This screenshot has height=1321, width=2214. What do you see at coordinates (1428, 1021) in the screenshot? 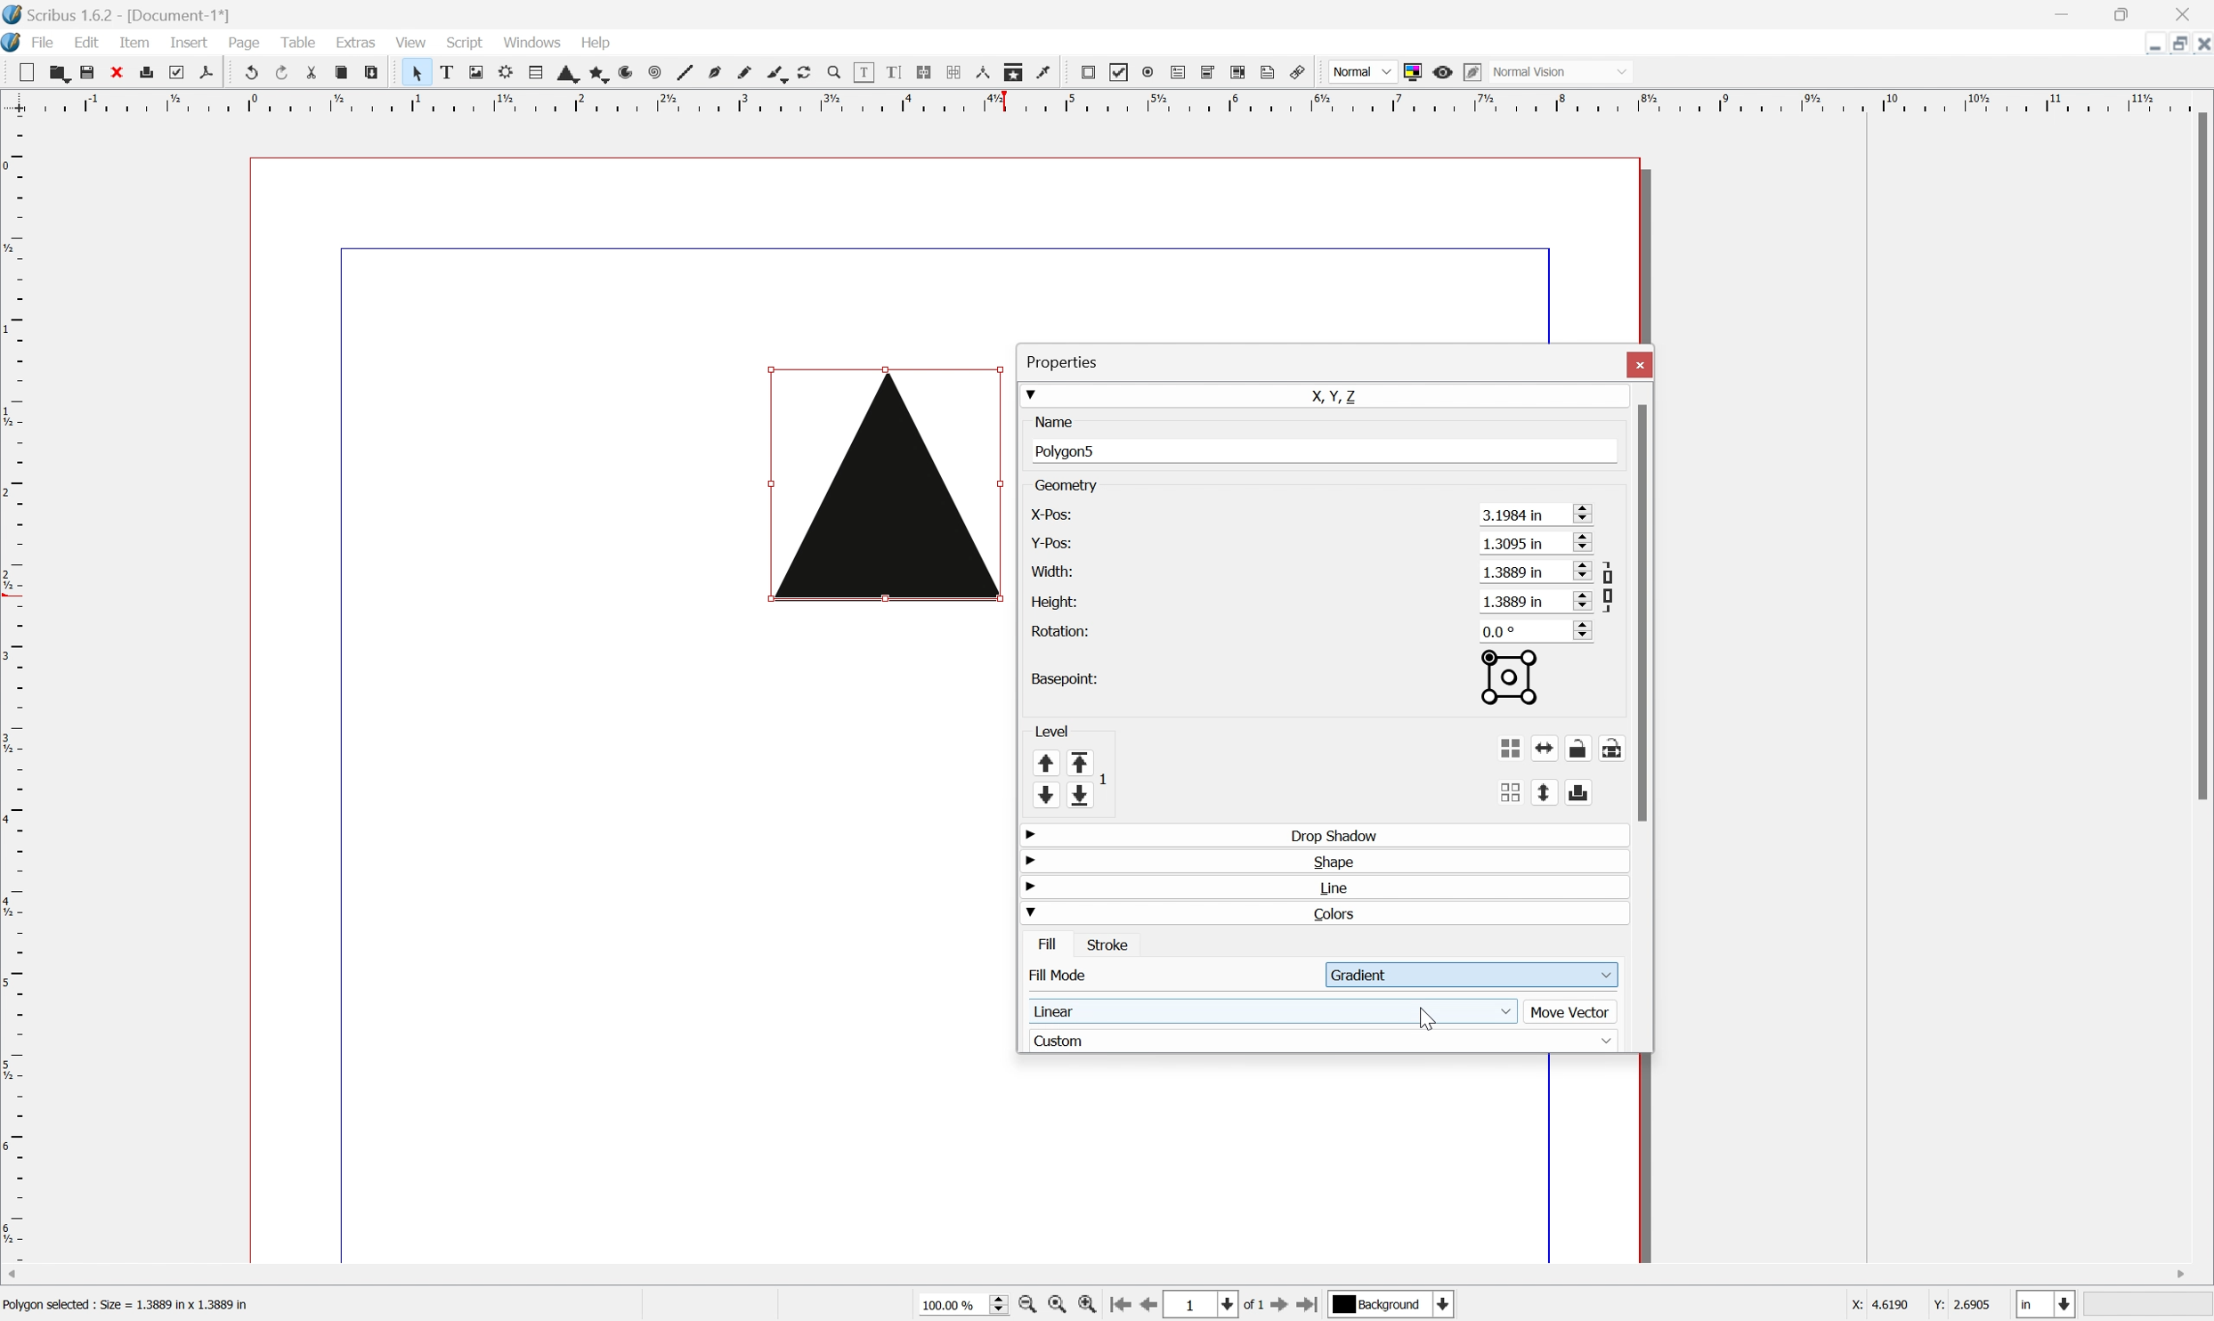
I see `Cursor` at bounding box center [1428, 1021].